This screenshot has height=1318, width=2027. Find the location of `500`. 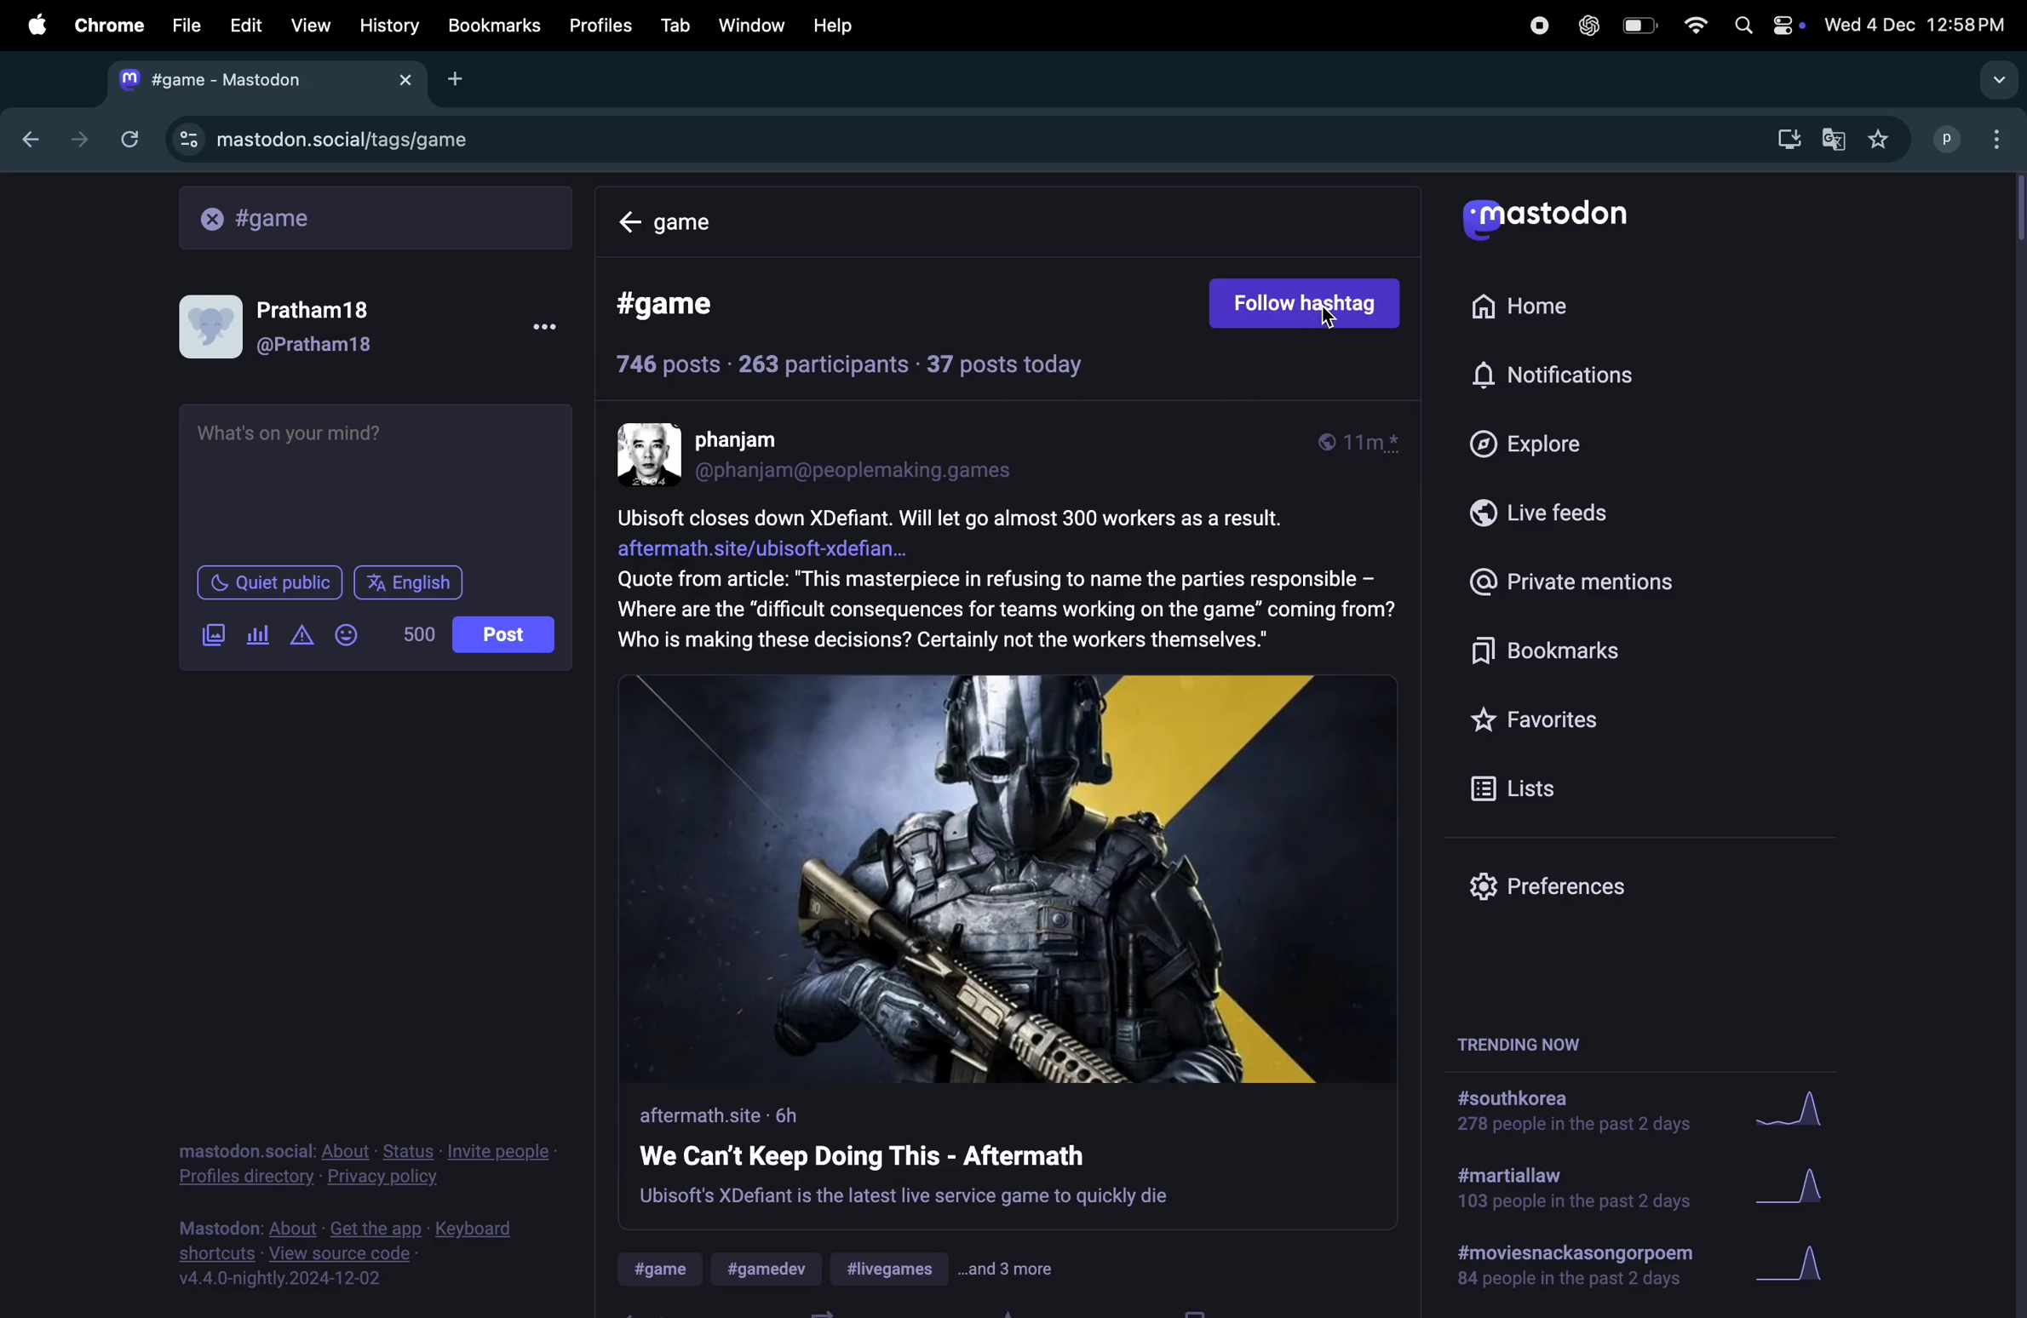

500 is located at coordinates (417, 636).